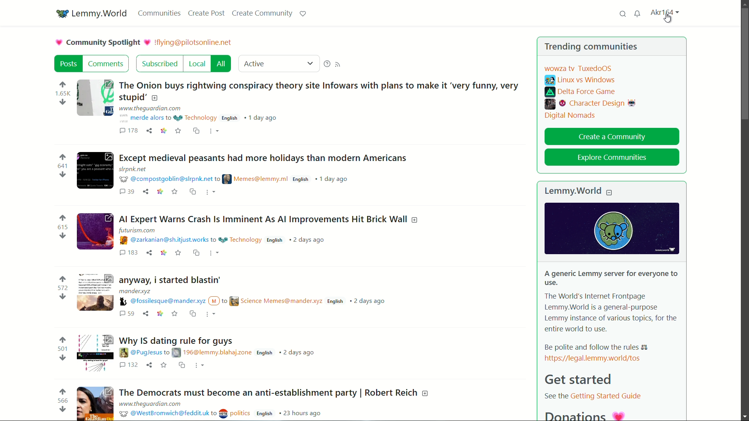  What do you see at coordinates (62, 410) in the screenshot?
I see `downvote` at bounding box center [62, 410].